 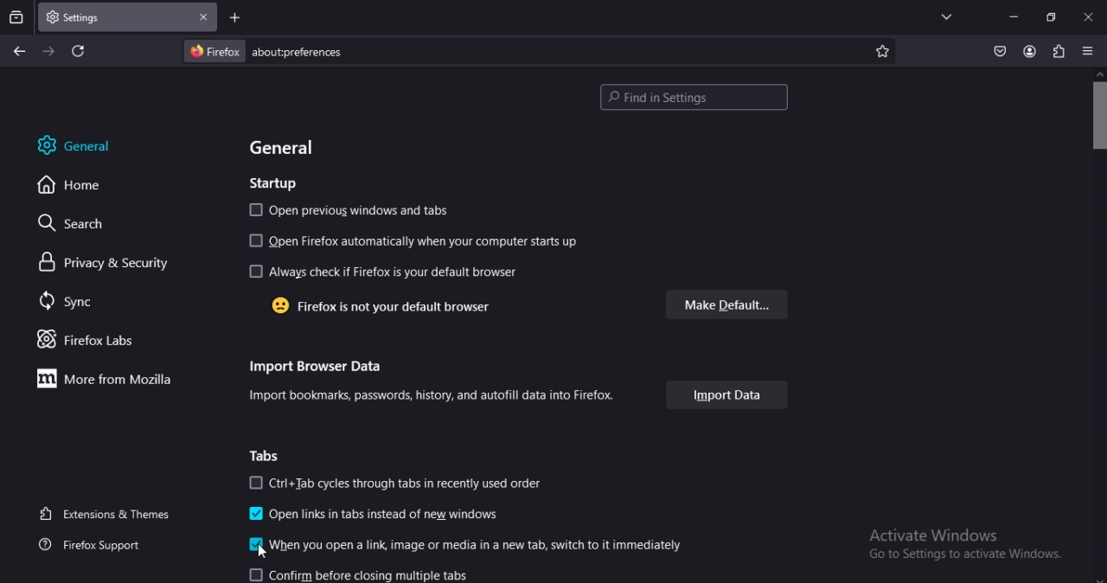 I want to click on import browser data, so click(x=323, y=368).